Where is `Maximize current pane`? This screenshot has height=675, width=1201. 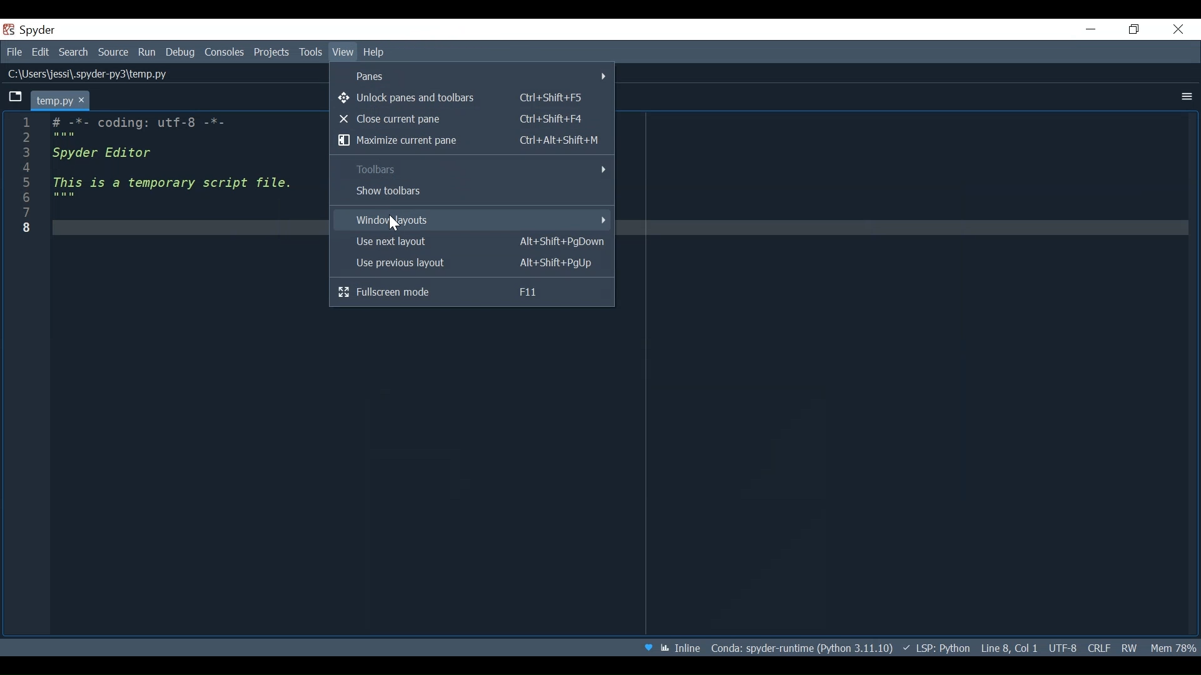 Maximize current pane is located at coordinates (472, 141).